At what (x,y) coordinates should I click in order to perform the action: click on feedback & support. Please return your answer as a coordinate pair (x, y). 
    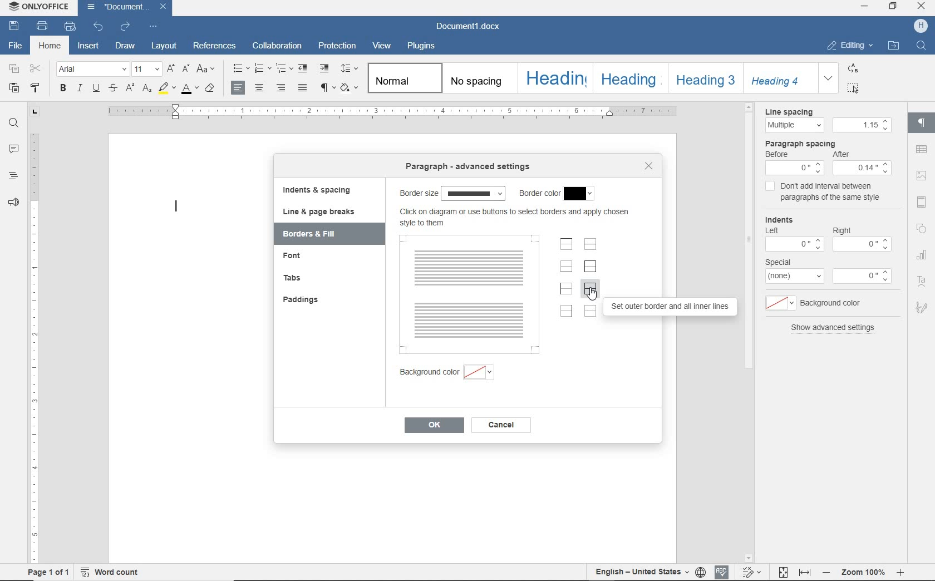
    Looking at the image, I should click on (12, 201).